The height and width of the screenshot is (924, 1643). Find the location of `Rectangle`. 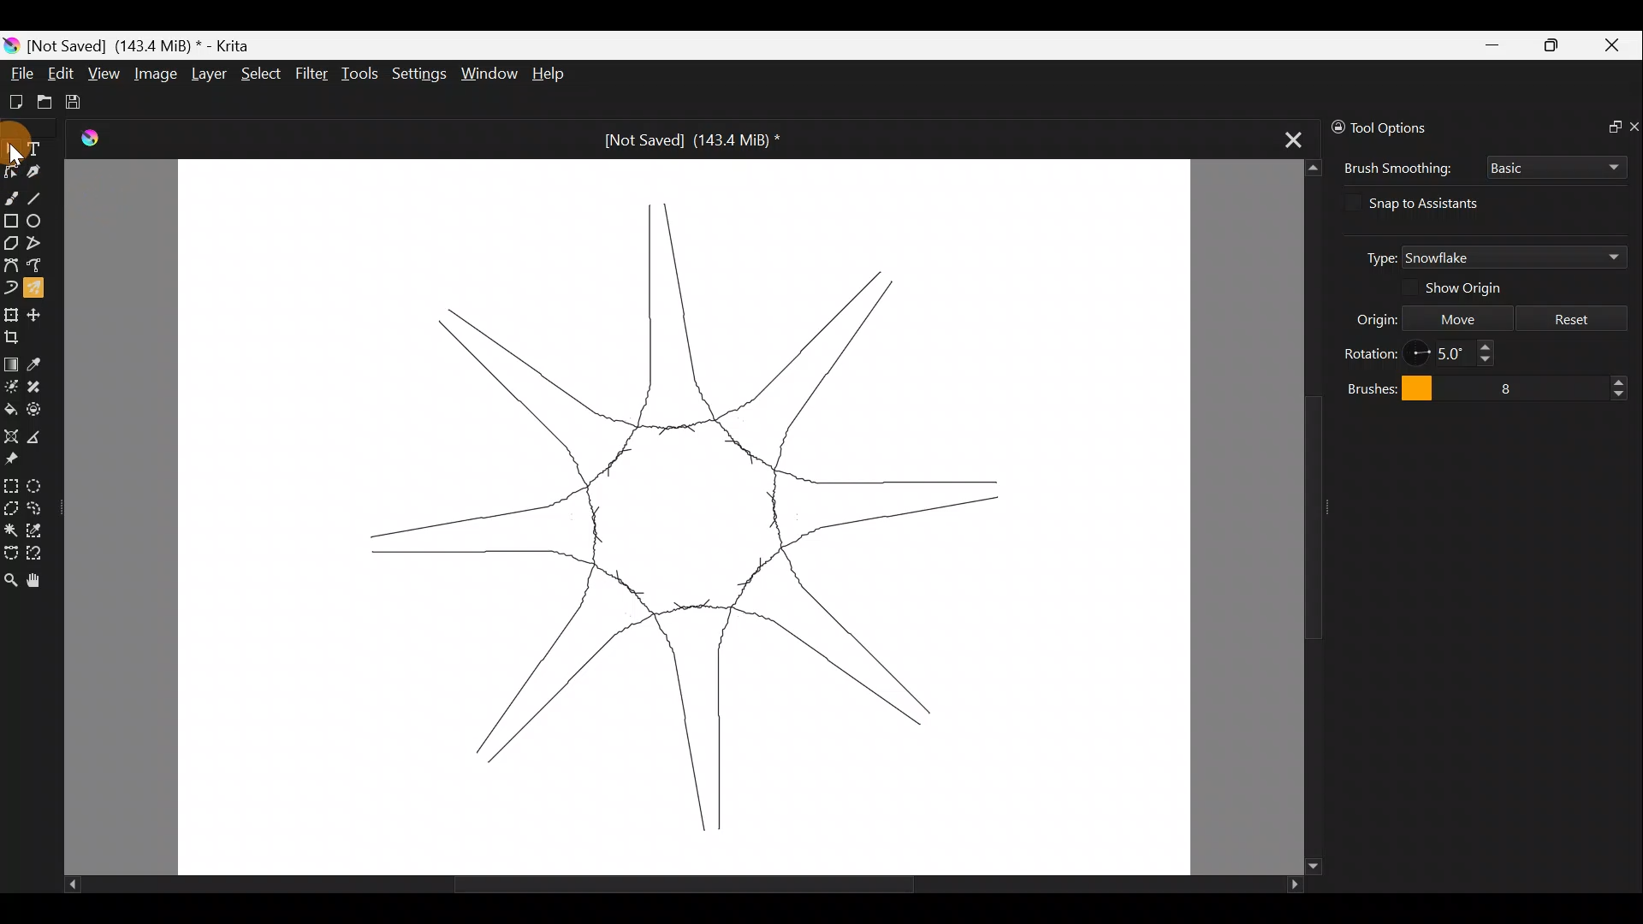

Rectangle is located at coordinates (10, 221).